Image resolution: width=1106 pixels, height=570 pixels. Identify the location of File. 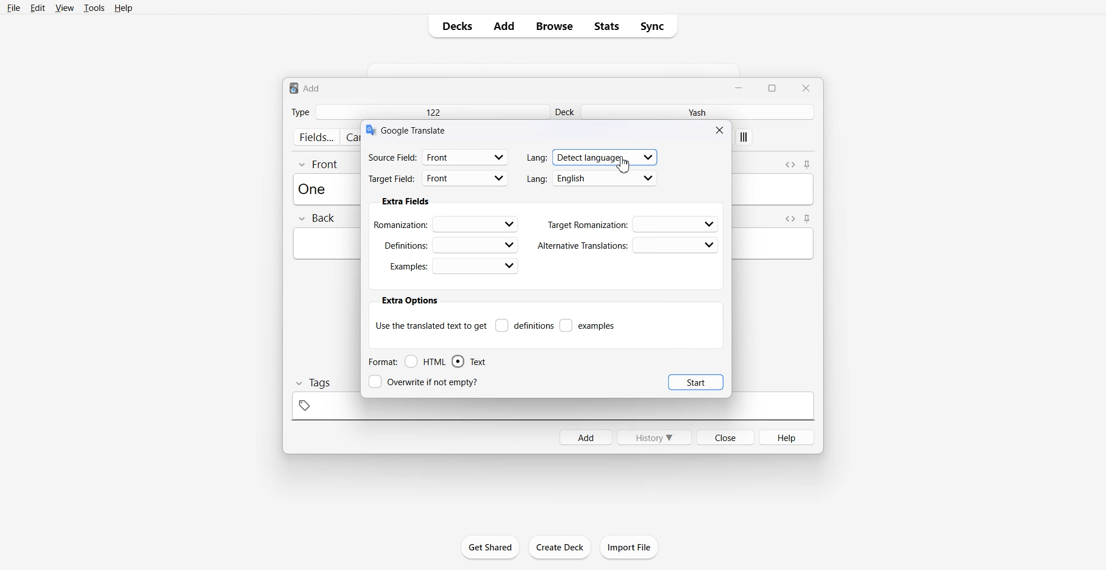
(14, 7).